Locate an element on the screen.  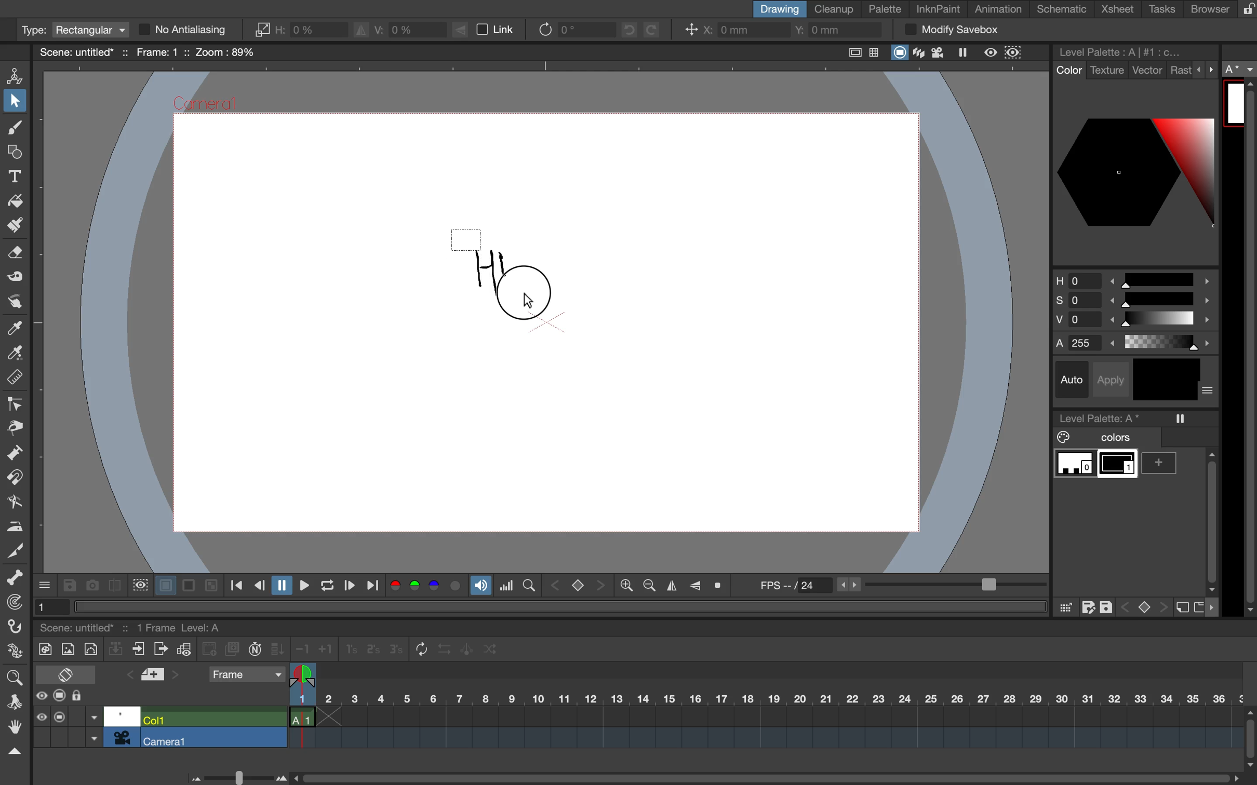
schematic is located at coordinates (1063, 9).